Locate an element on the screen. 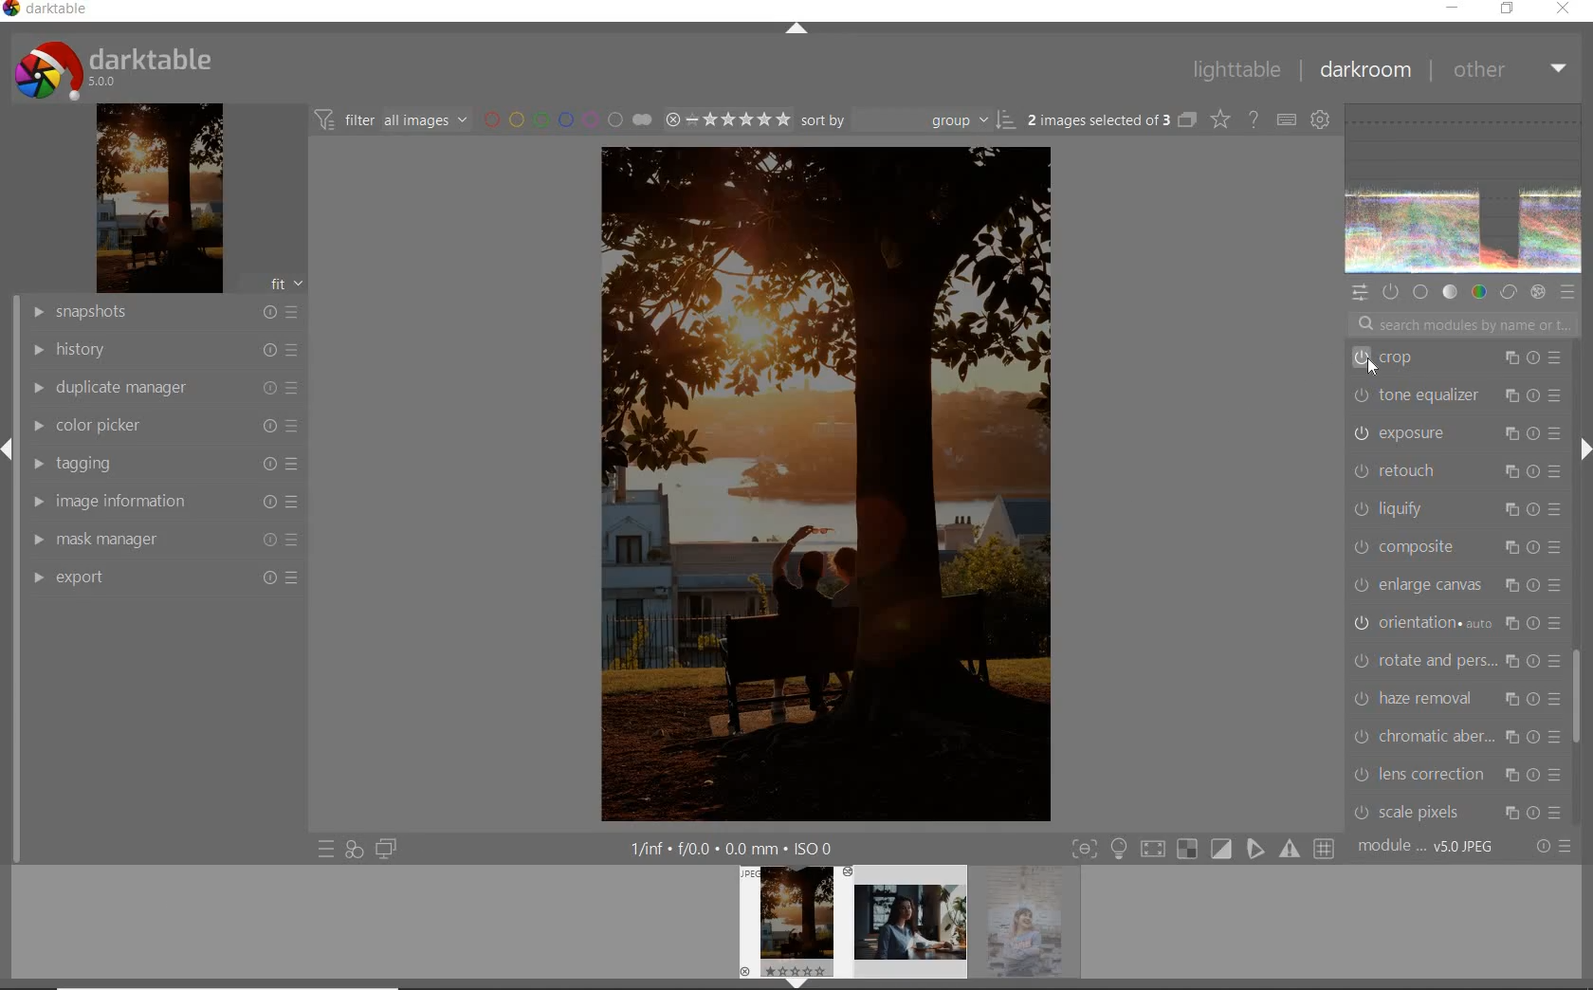 The height and width of the screenshot is (990, 1593). expand/collapse is located at coordinates (1584, 449).